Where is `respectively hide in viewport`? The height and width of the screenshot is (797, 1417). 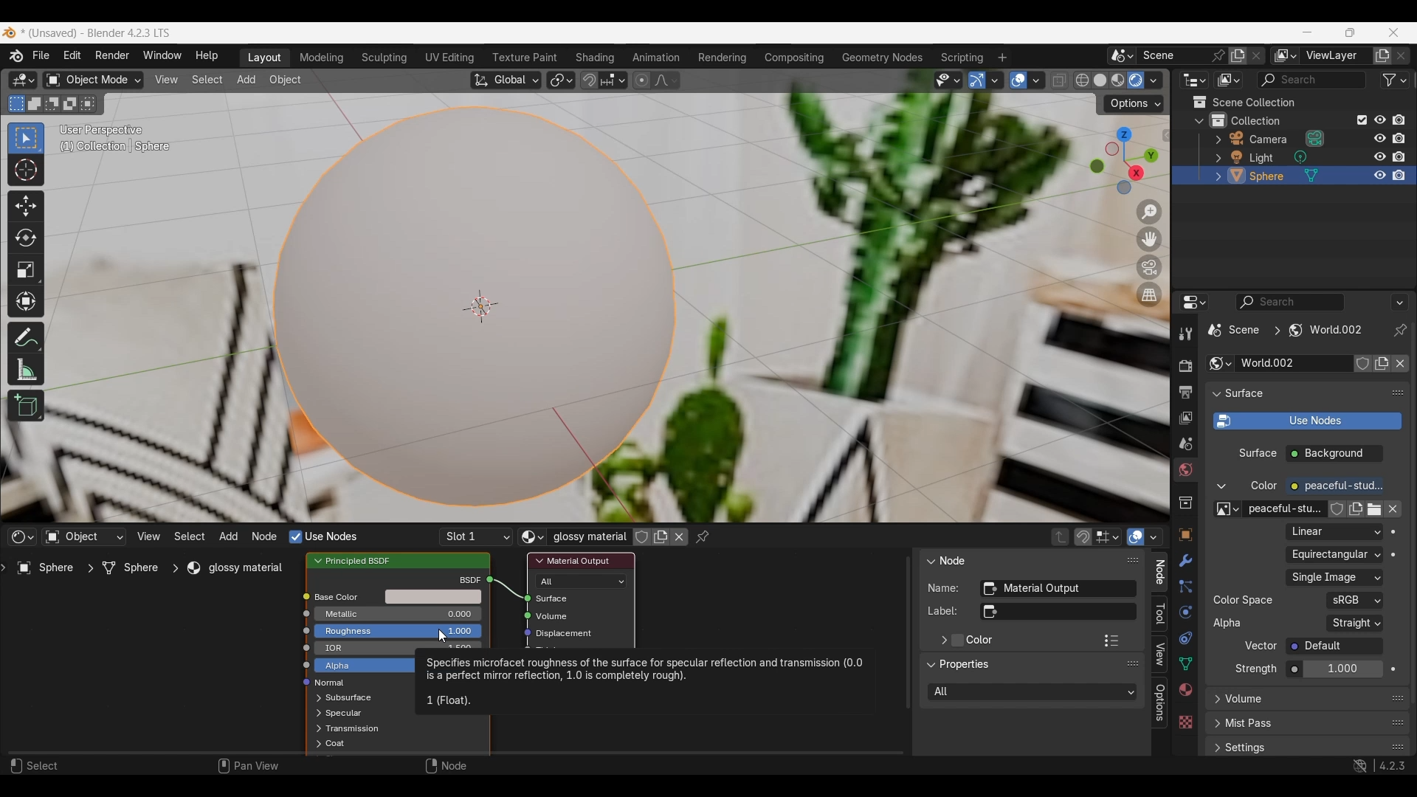 respectively hide in viewport is located at coordinates (1378, 175).